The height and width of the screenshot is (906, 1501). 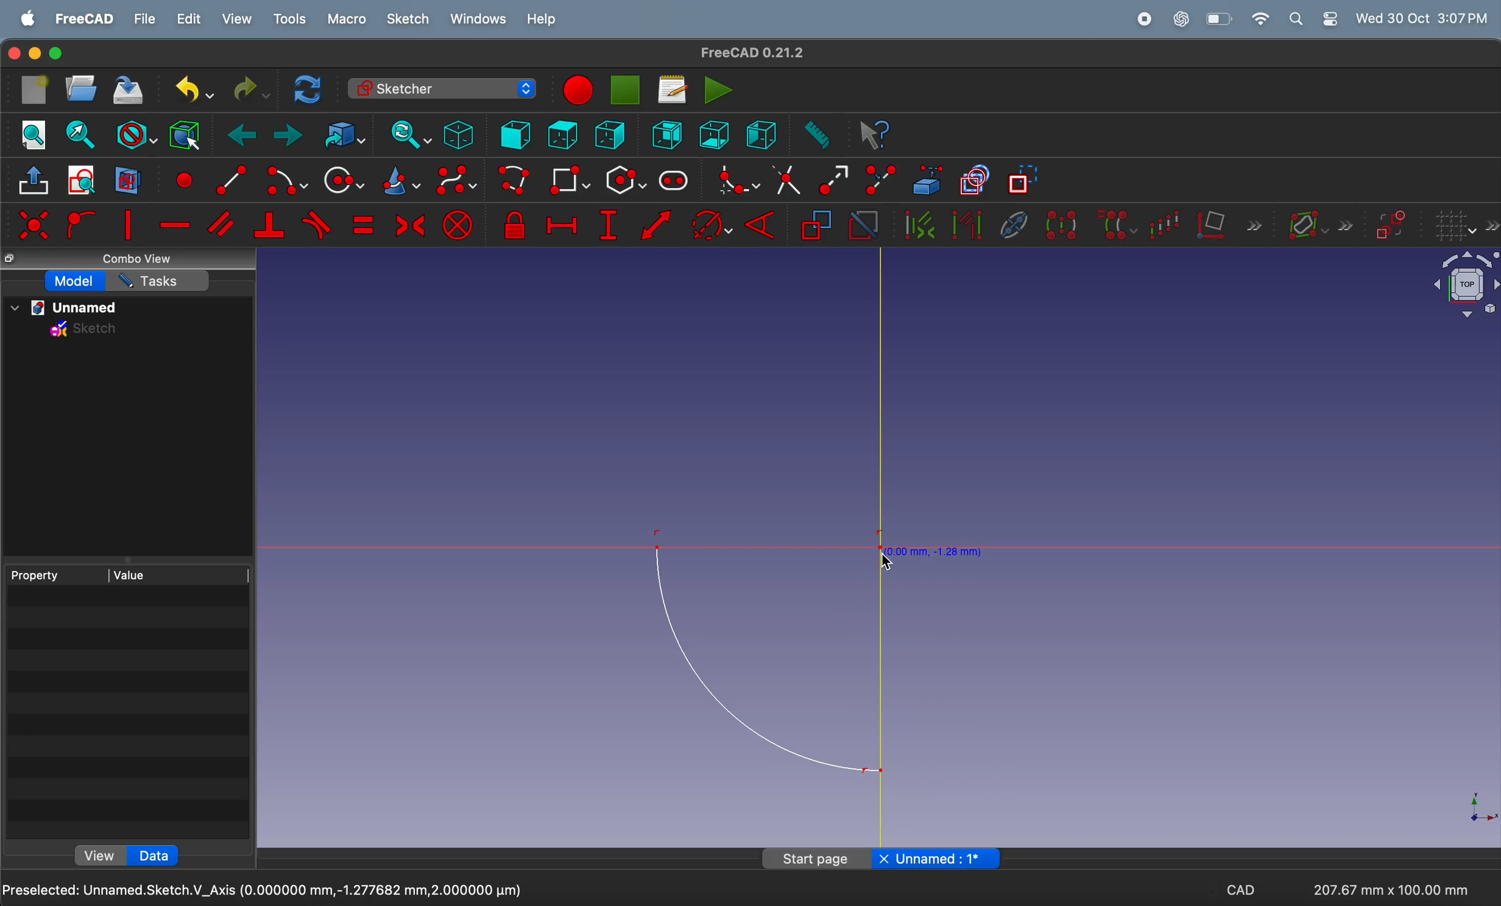 What do you see at coordinates (561, 223) in the screenshot?
I see `constrain horizontal distance` at bounding box center [561, 223].